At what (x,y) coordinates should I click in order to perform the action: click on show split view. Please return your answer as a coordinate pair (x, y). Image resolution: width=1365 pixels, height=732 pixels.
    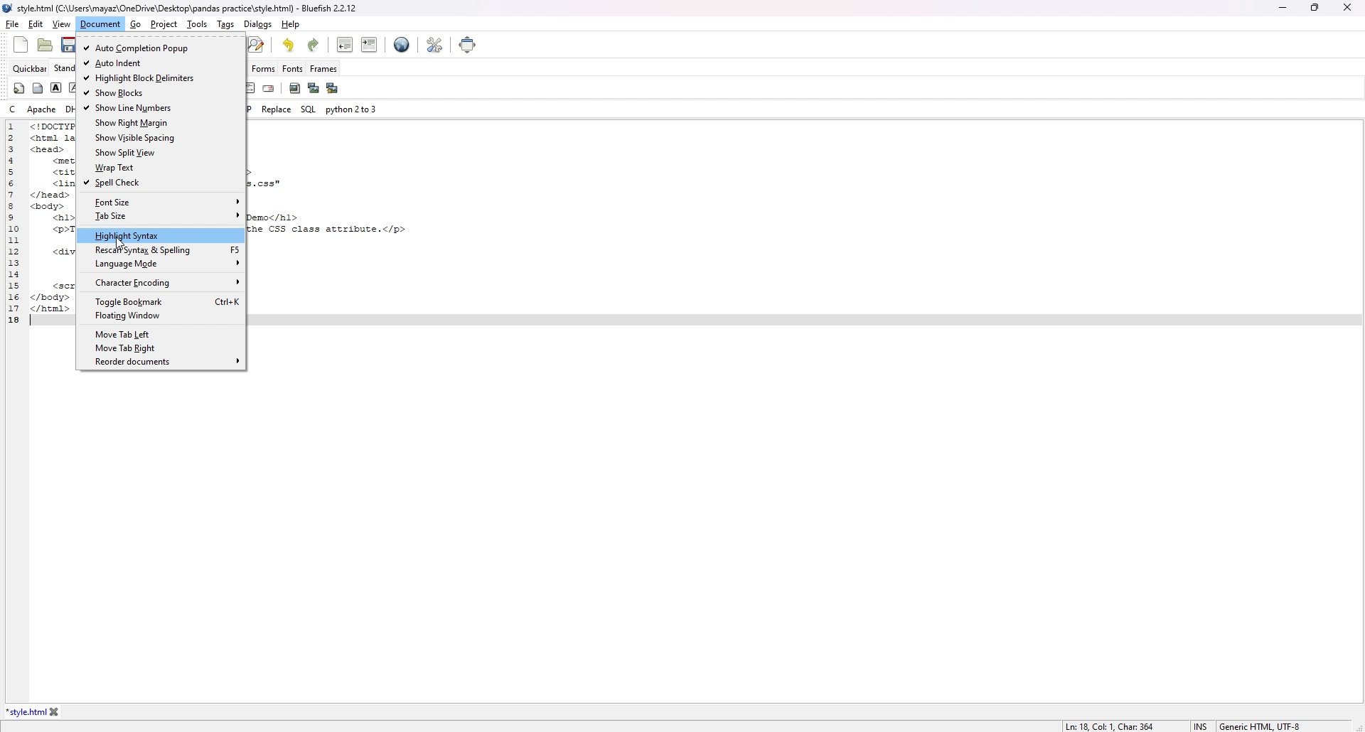
    Looking at the image, I should click on (160, 153).